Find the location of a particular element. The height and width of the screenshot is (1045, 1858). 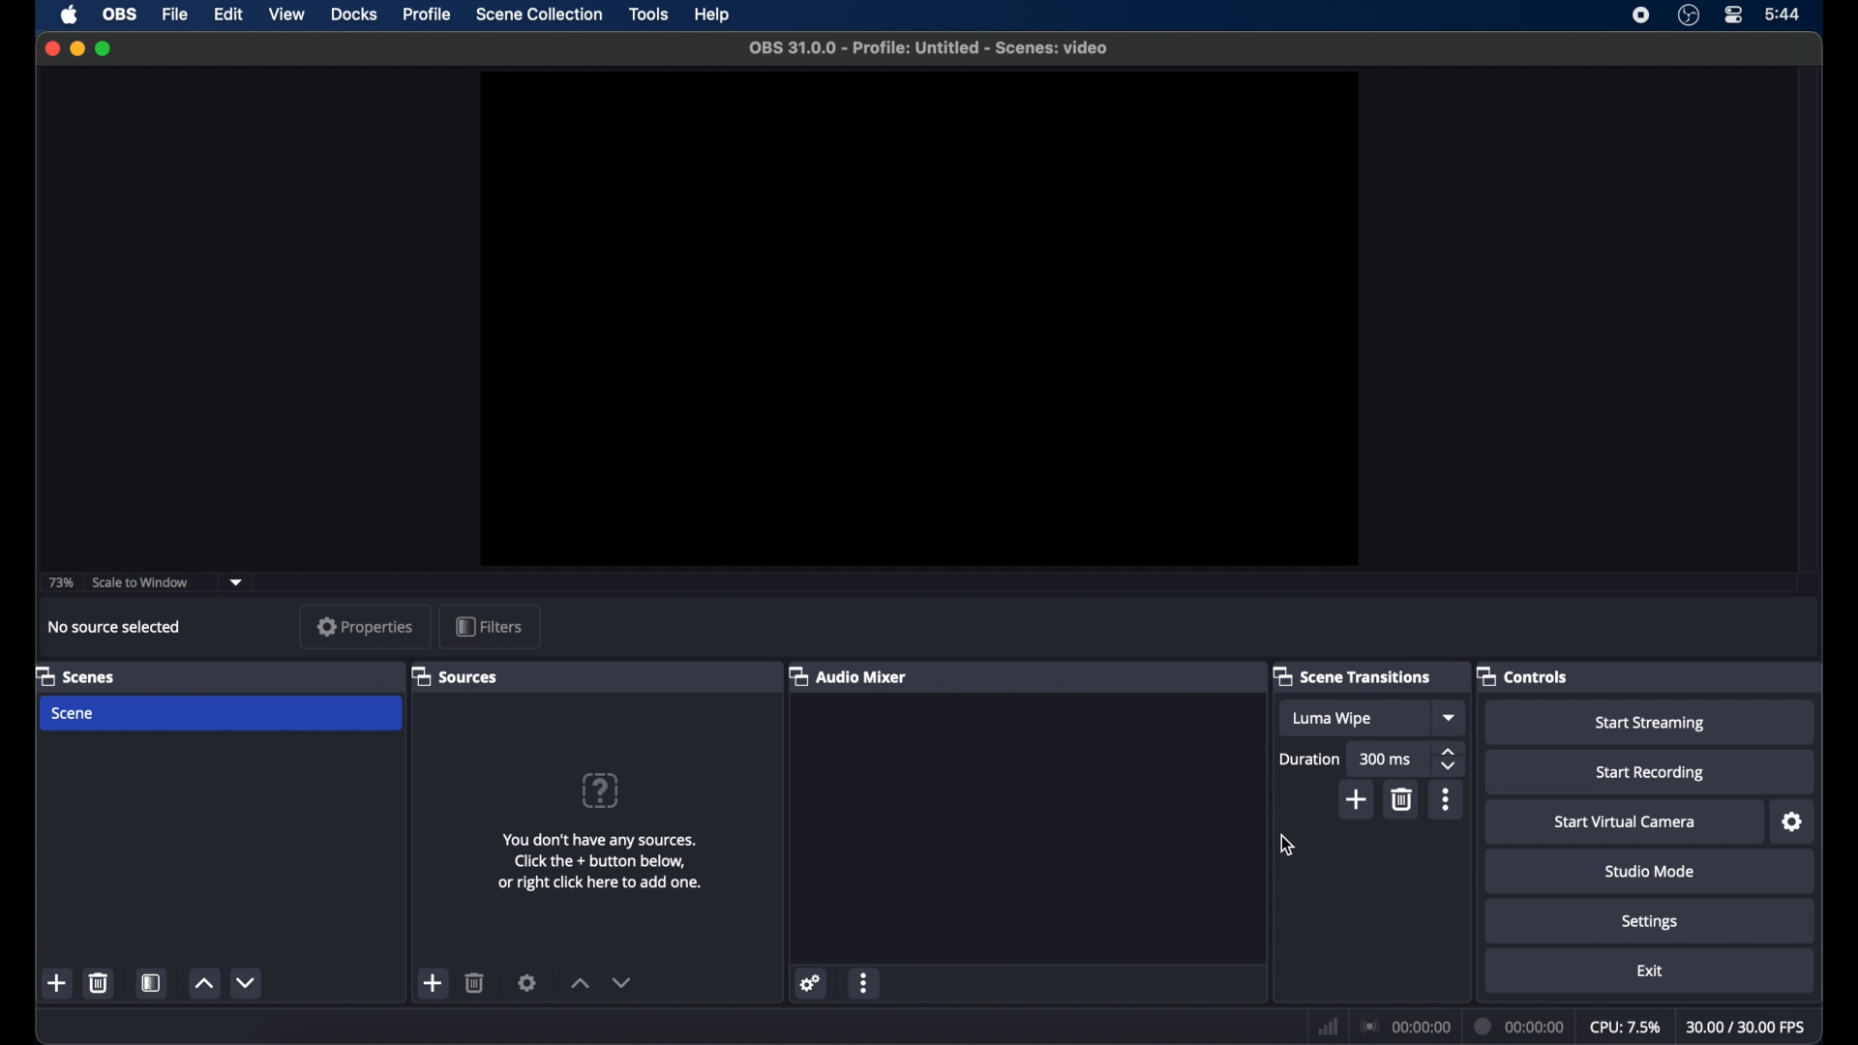

increment is located at coordinates (207, 983).